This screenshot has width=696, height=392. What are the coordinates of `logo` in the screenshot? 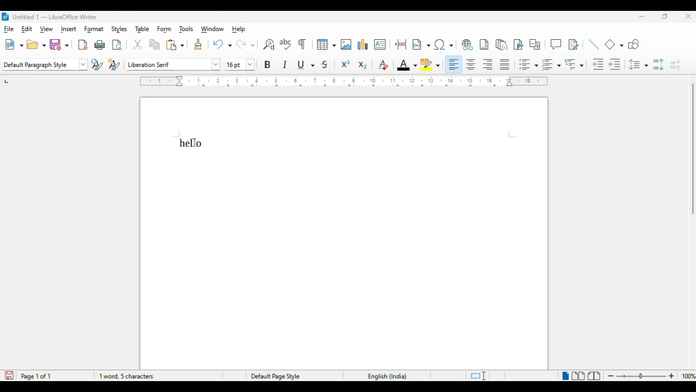 It's located at (5, 16).